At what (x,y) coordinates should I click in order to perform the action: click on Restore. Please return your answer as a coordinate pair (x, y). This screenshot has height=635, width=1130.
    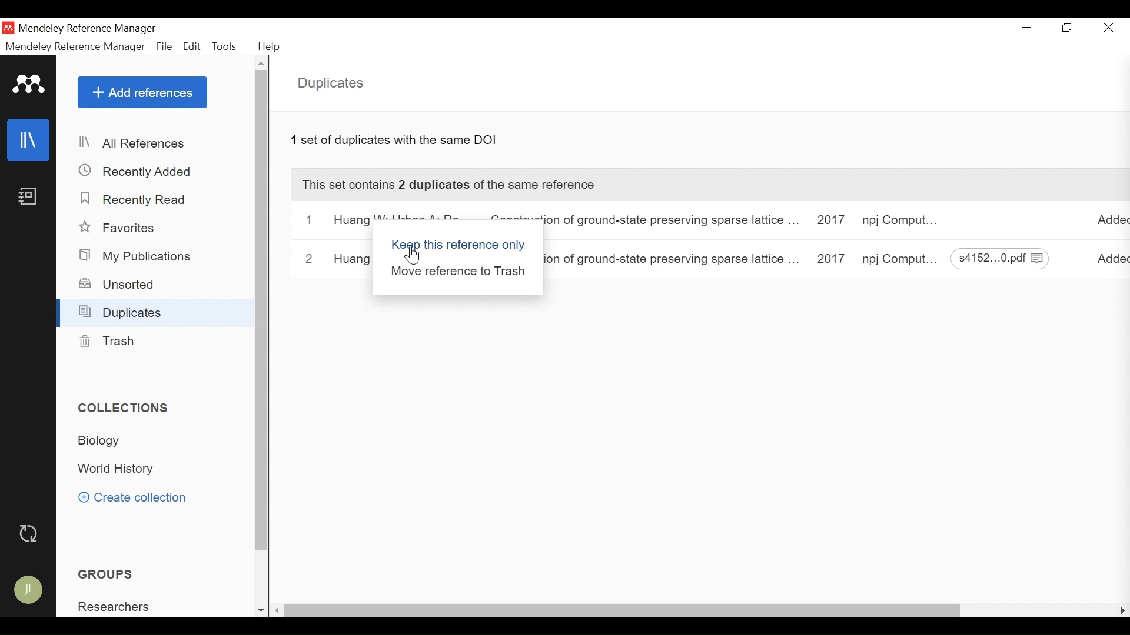
    Looking at the image, I should click on (1069, 28).